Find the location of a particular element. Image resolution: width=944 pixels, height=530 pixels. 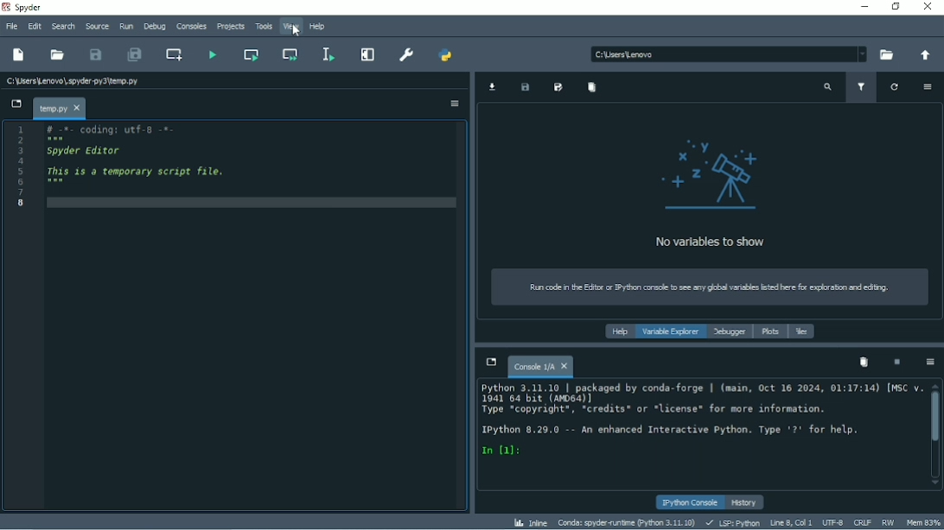

Tools is located at coordinates (263, 26).